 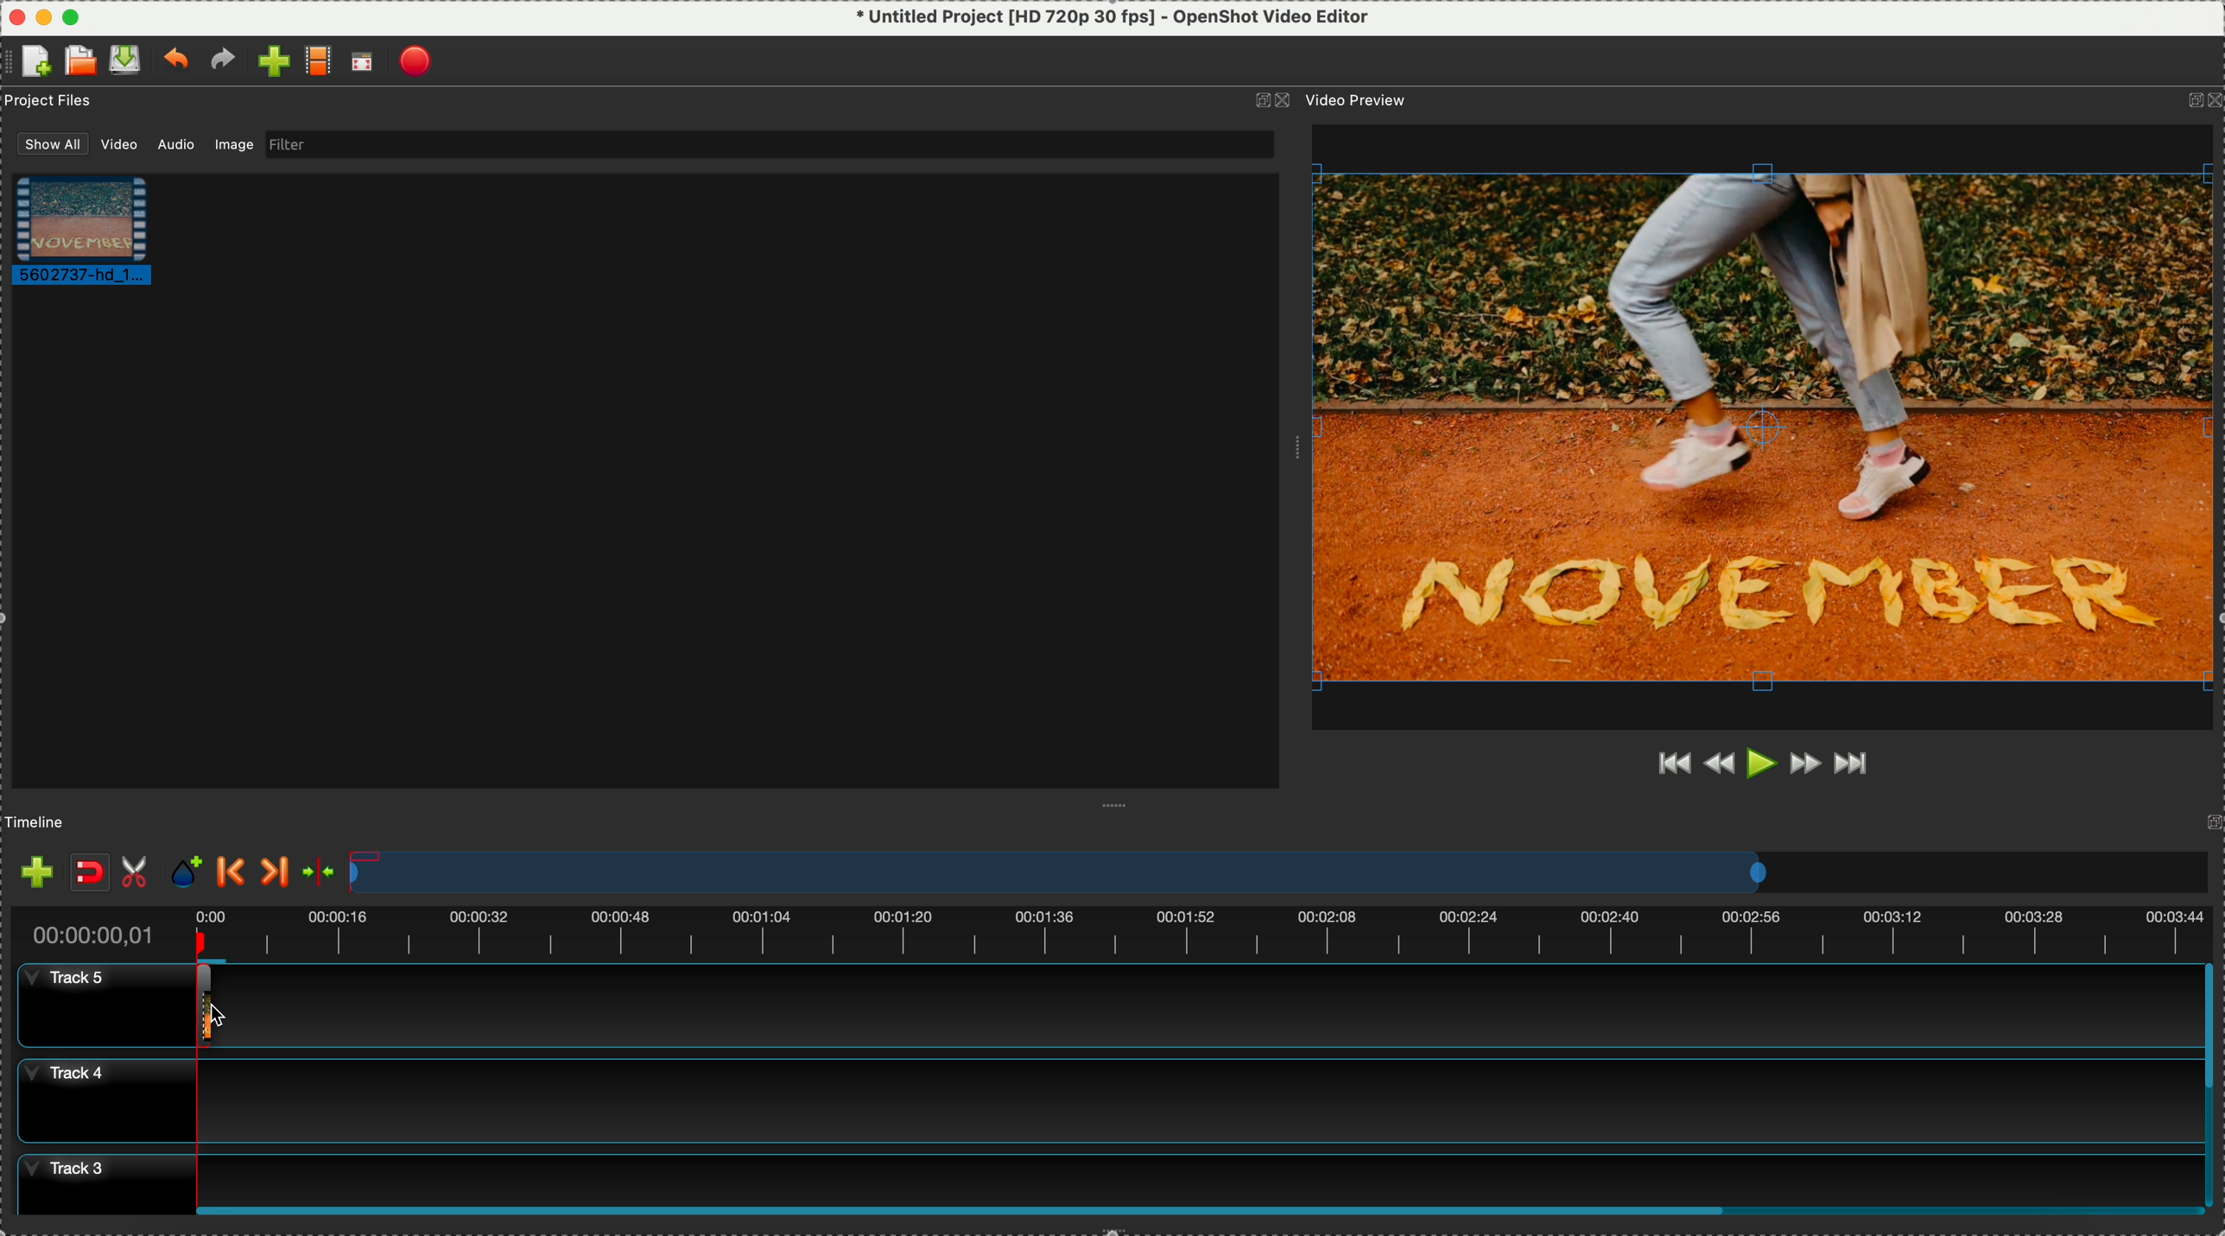 What do you see at coordinates (268, 61) in the screenshot?
I see `import file` at bounding box center [268, 61].